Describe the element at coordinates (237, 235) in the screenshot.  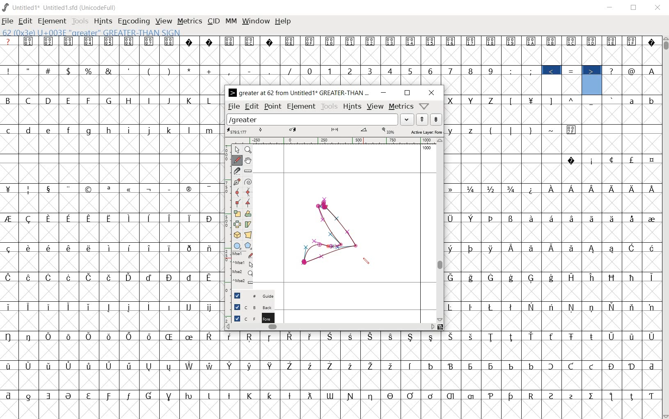
I see `rotate the selection in 3D and project back to plane` at that location.